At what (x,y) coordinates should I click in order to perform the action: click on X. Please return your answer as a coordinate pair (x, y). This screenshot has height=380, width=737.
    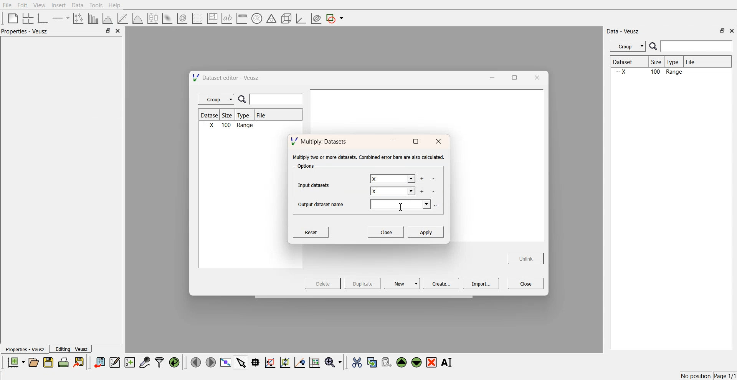
    Looking at the image, I should click on (393, 192).